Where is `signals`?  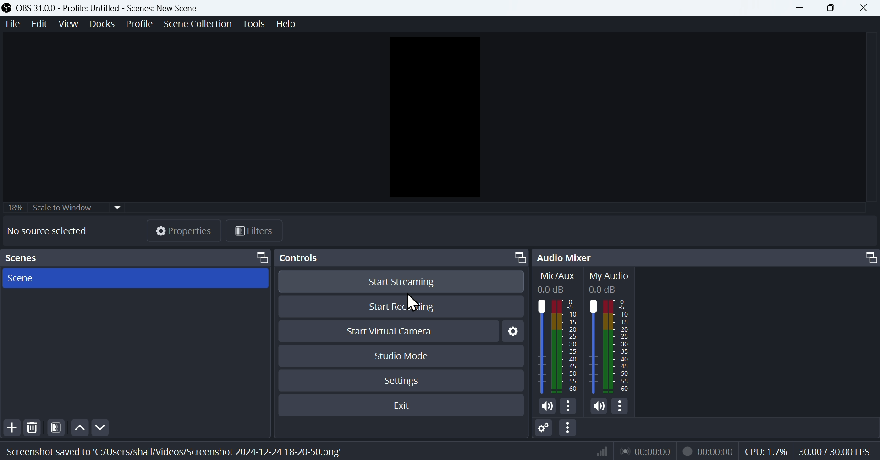
signals is located at coordinates (599, 450).